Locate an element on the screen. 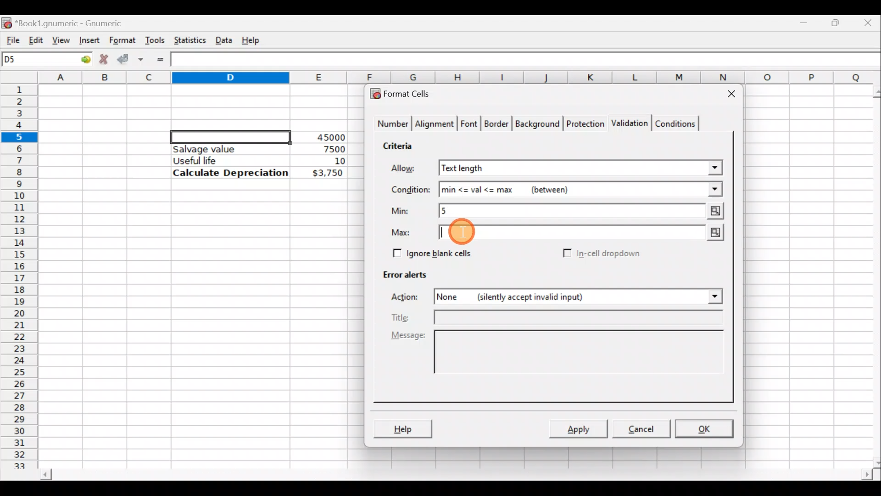  Error alerts is located at coordinates (400, 273).